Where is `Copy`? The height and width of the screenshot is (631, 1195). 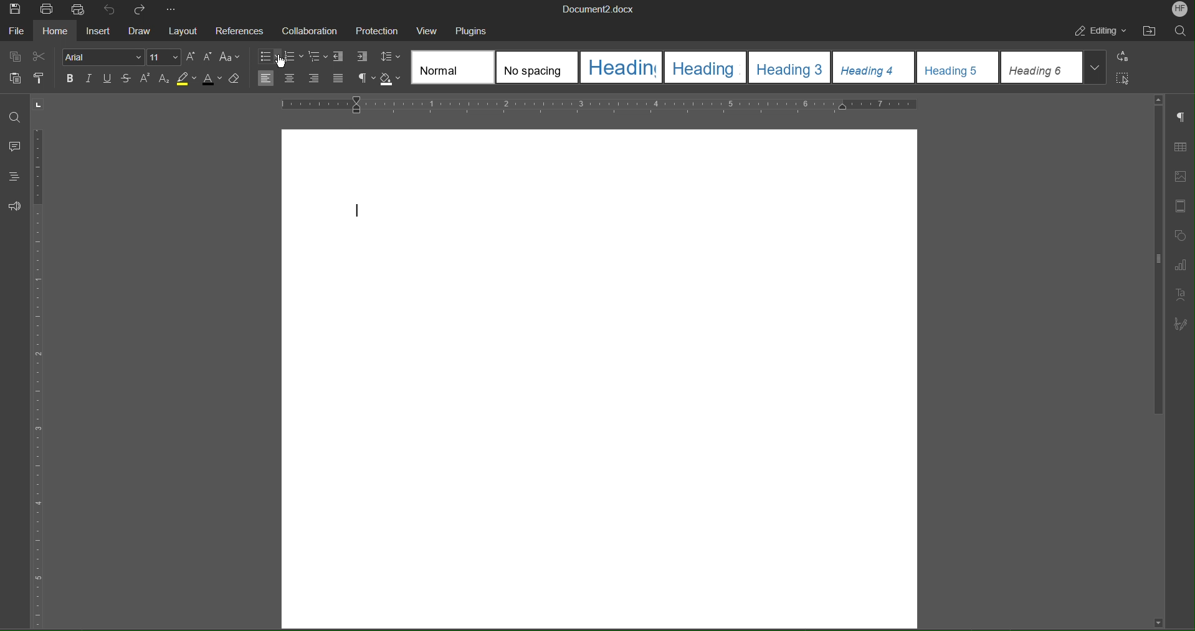
Copy is located at coordinates (14, 56).